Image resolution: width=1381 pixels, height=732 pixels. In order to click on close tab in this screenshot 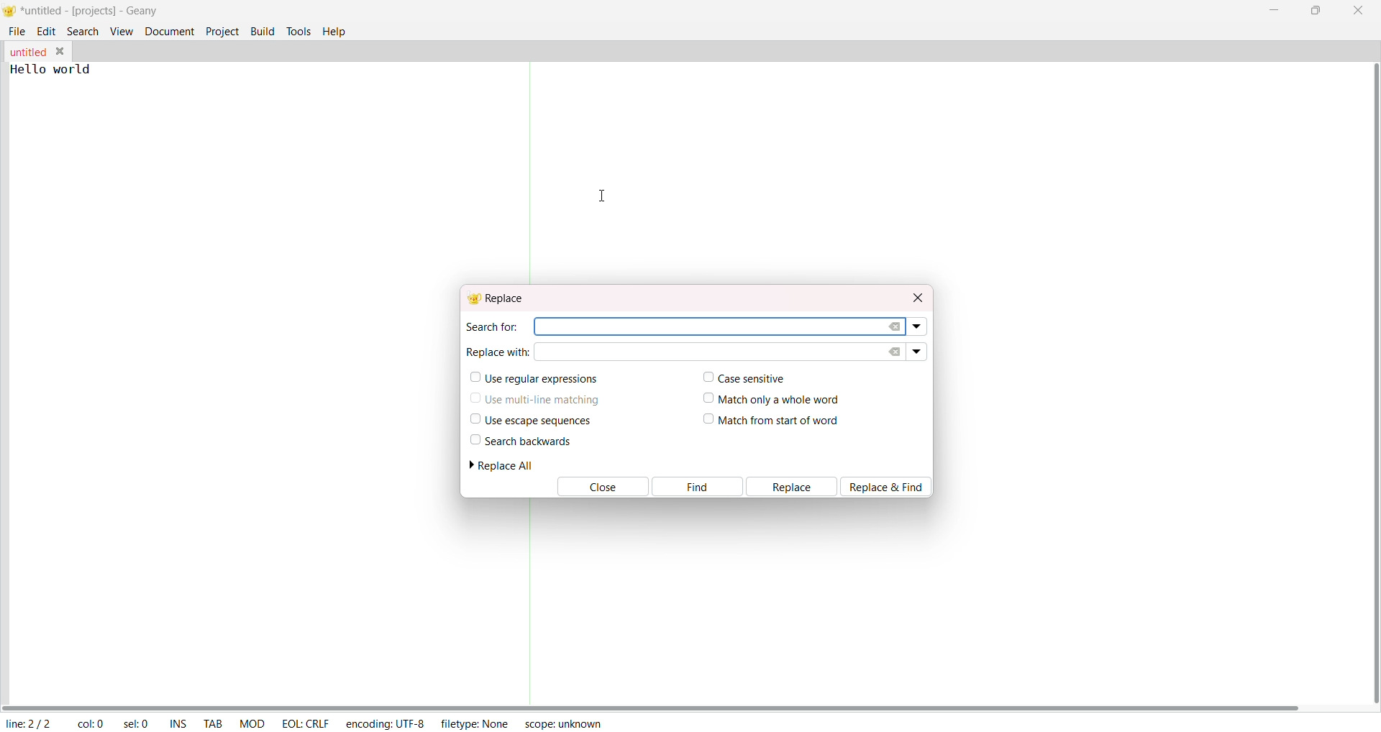, I will do `click(63, 51)`.